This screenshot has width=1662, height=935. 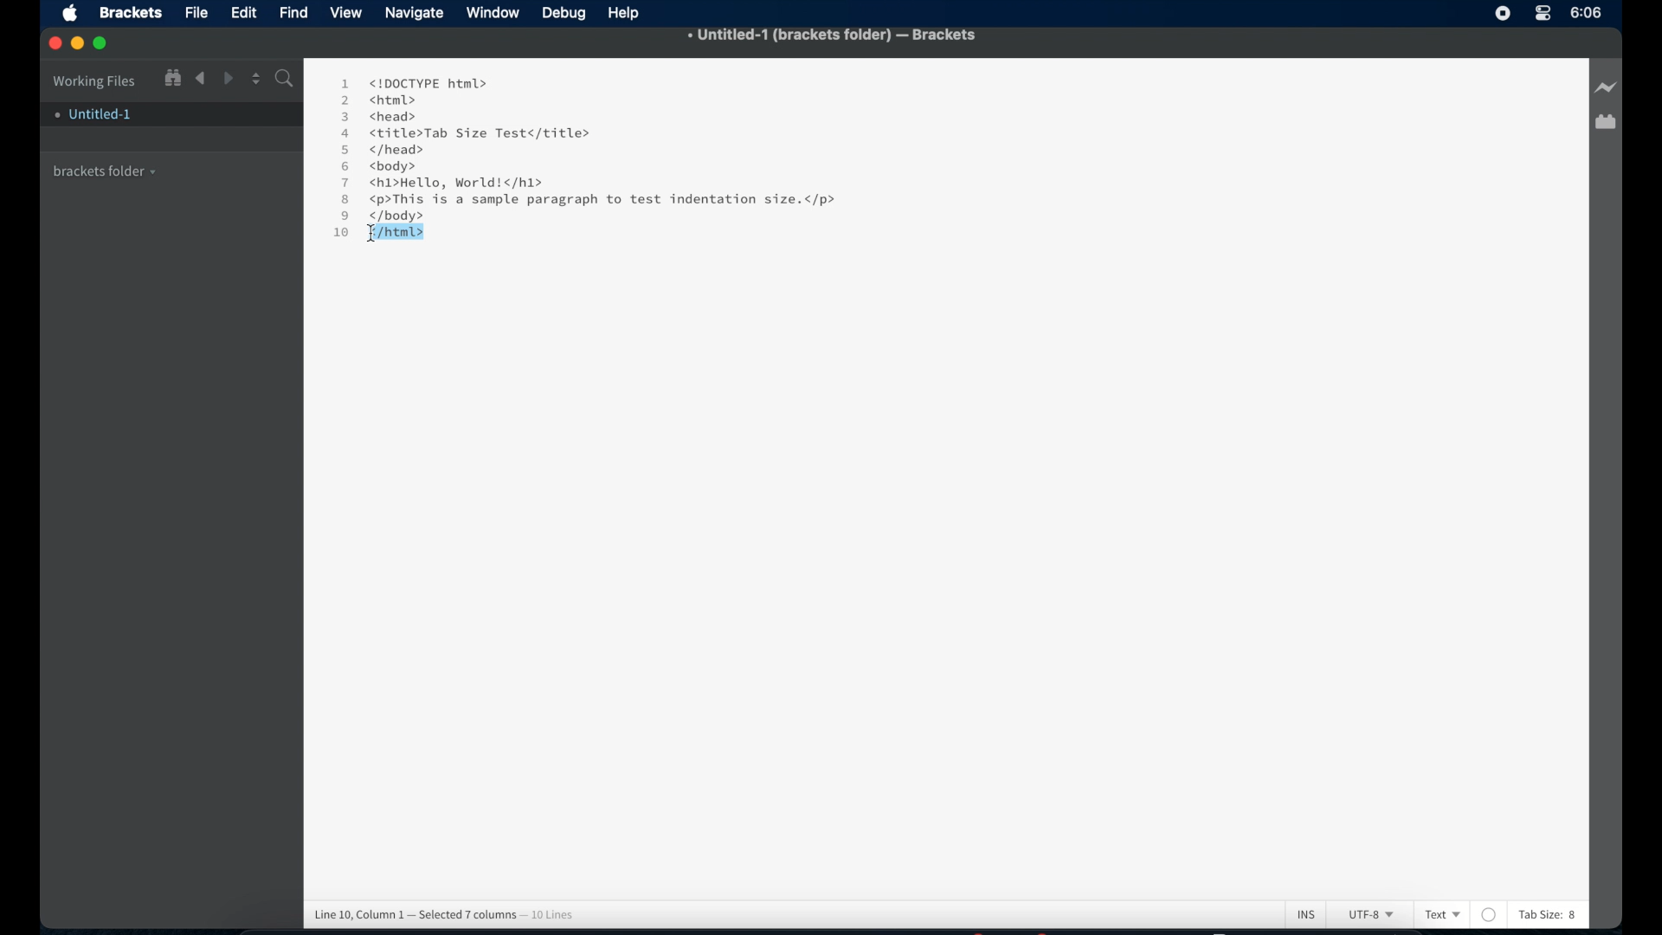 I want to click on Icon, so click(x=74, y=15).